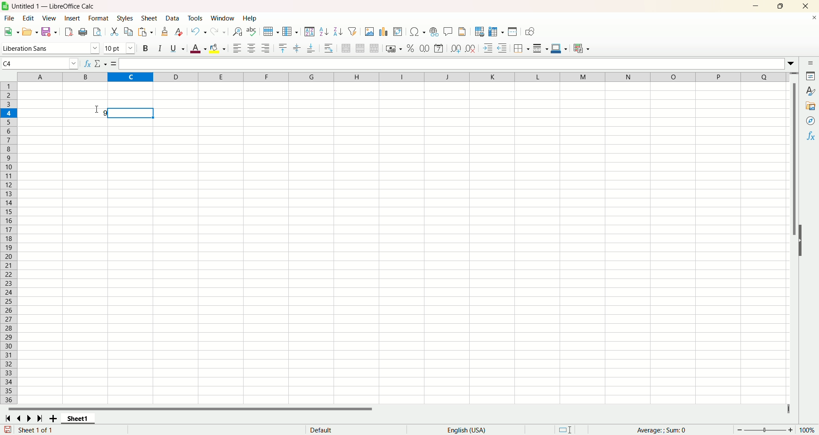  What do you see at coordinates (811, 77) in the screenshot?
I see `properties` at bounding box center [811, 77].